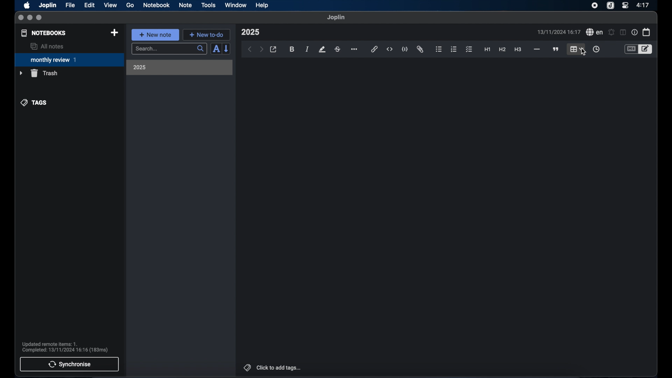  What do you see at coordinates (336, 17) in the screenshot?
I see `joplin` at bounding box center [336, 17].